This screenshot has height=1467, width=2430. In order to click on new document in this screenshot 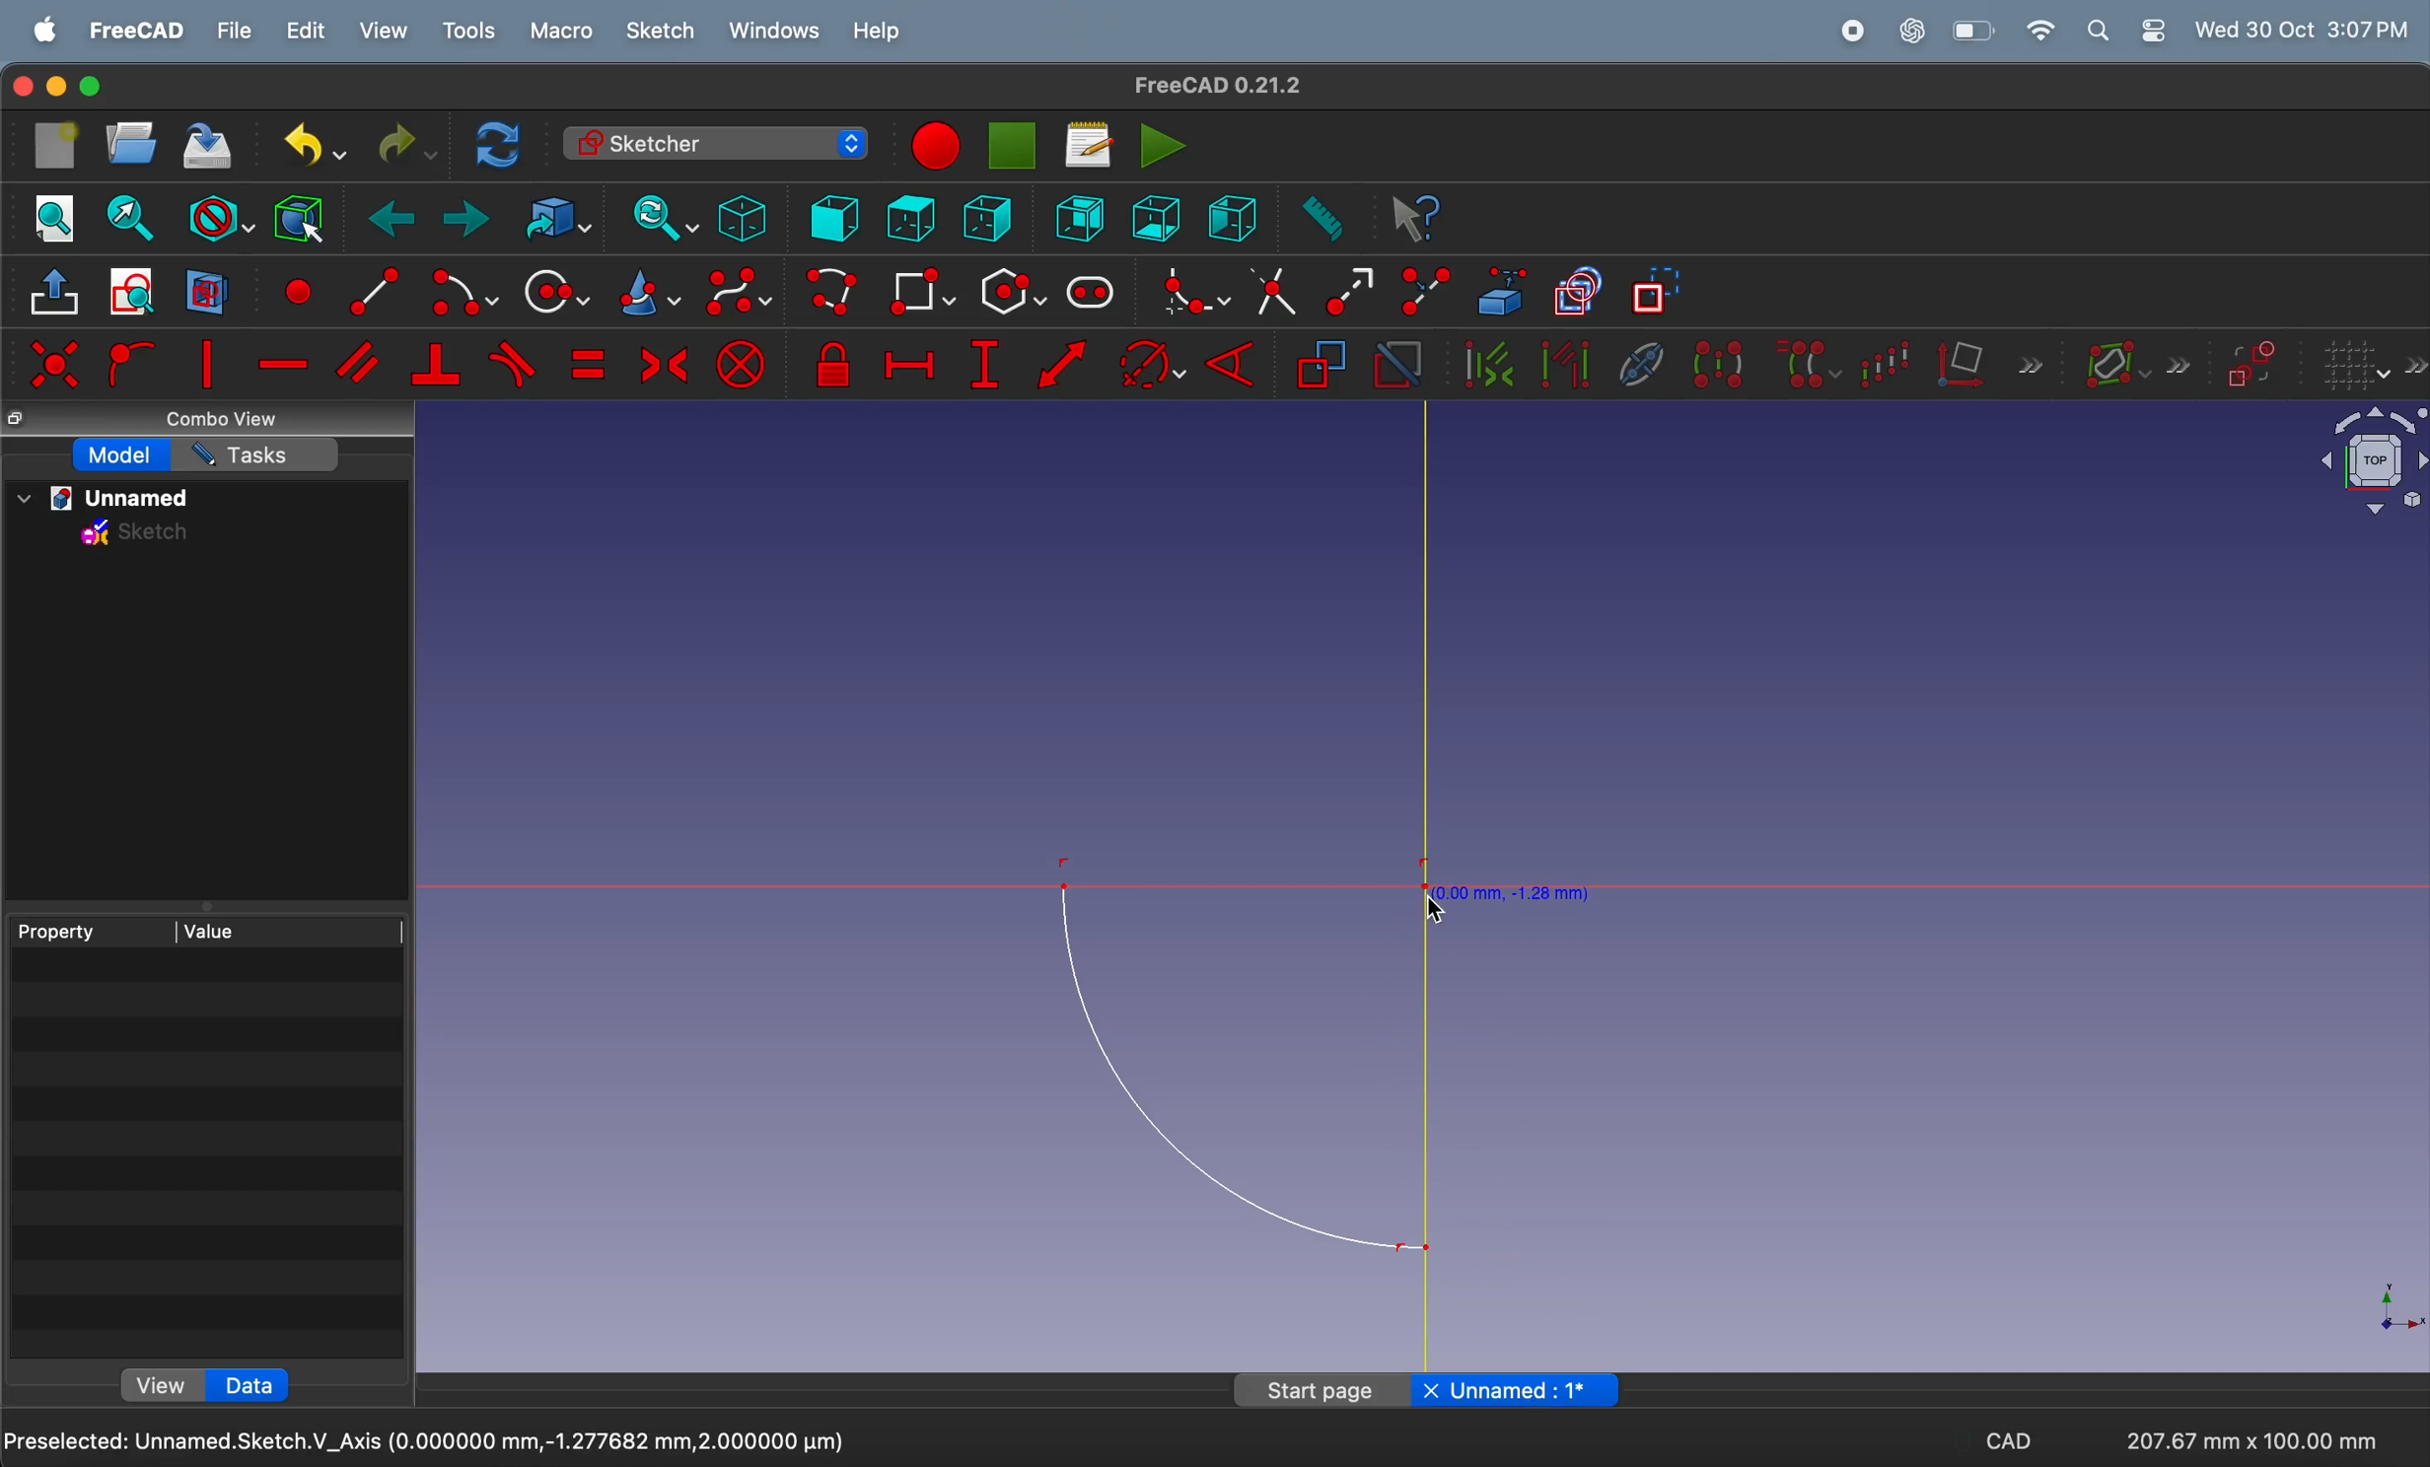, I will do `click(58, 146)`.